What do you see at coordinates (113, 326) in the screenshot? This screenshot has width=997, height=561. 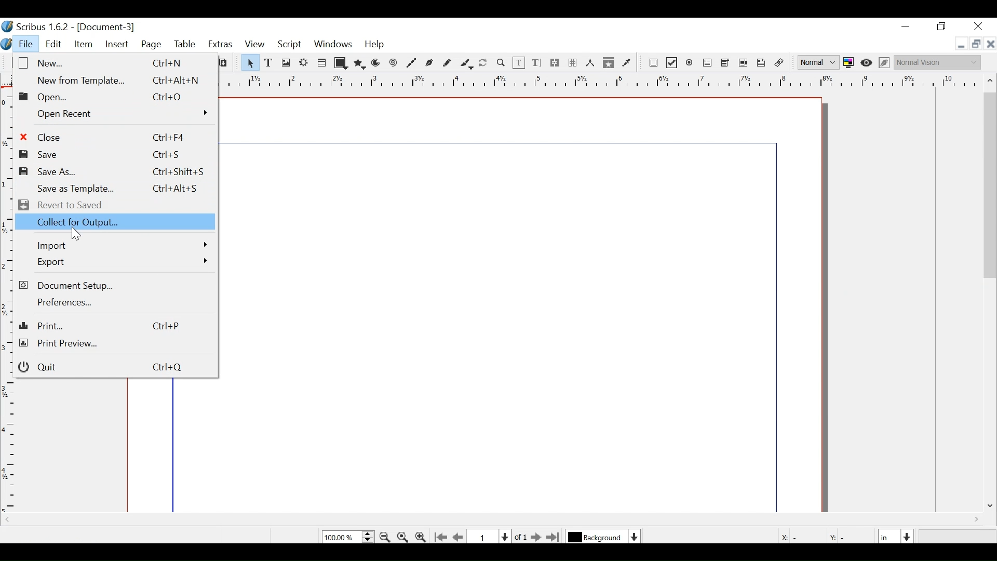 I see `Print` at bounding box center [113, 326].